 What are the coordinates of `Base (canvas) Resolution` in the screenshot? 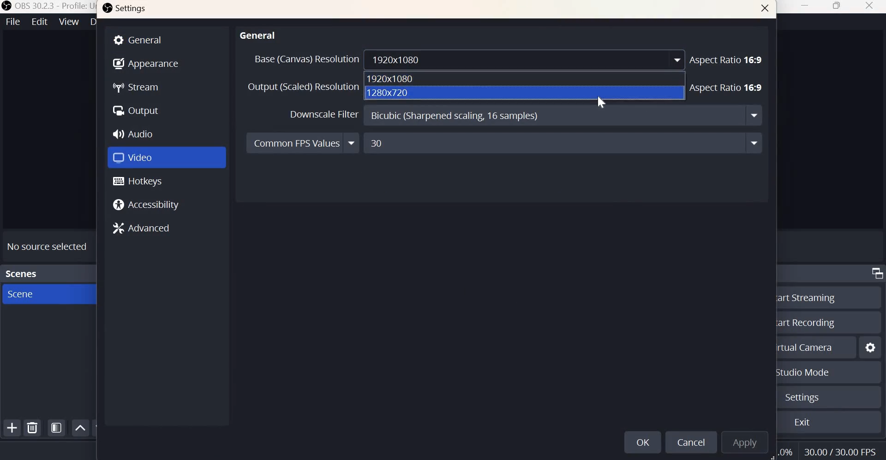 It's located at (305, 59).